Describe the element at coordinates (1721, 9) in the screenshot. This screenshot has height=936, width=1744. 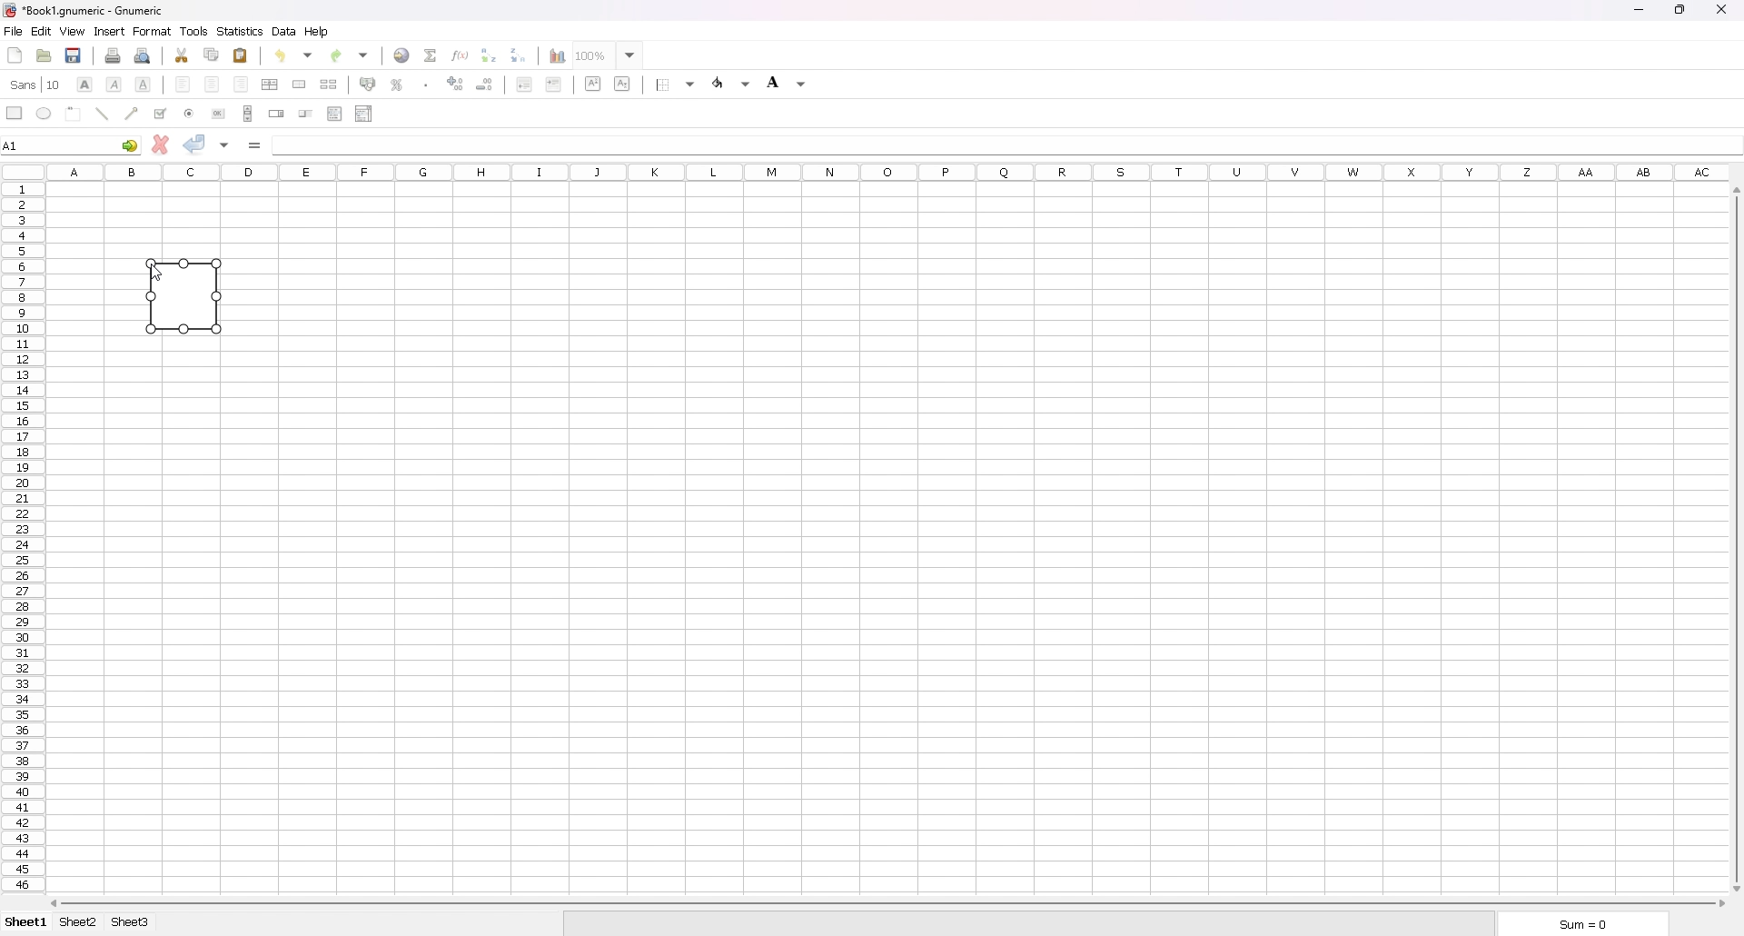
I see `close` at that location.